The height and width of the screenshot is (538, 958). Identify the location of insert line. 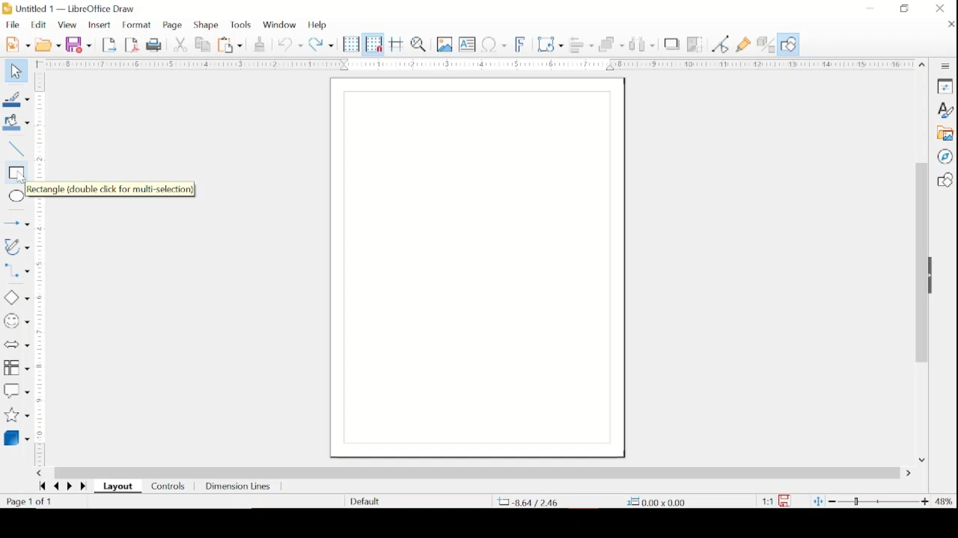
(15, 149).